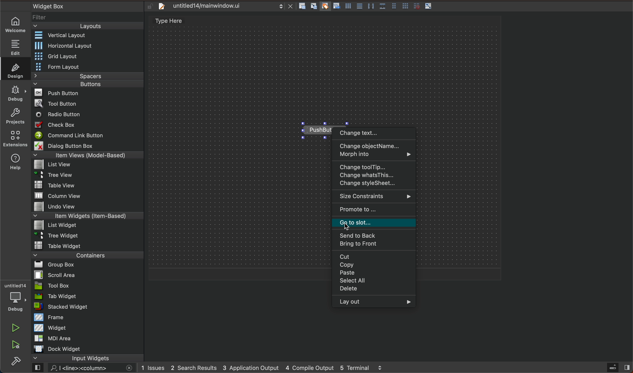  What do you see at coordinates (374, 257) in the screenshot?
I see `cut` at bounding box center [374, 257].